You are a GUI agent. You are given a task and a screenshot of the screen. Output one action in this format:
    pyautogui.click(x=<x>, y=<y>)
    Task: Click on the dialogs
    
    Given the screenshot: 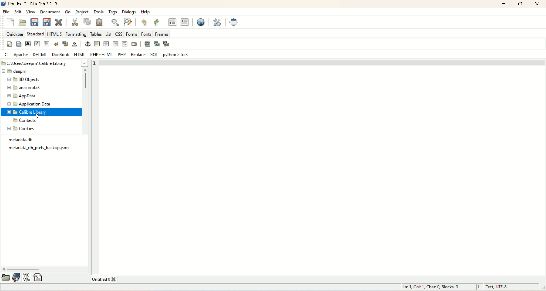 What is the action you would take?
    pyautogui.click(x=129, y=12)
    